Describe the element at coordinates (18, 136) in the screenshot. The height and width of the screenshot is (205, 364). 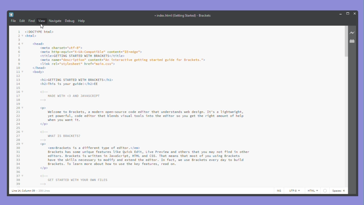
I see `27` at that location.